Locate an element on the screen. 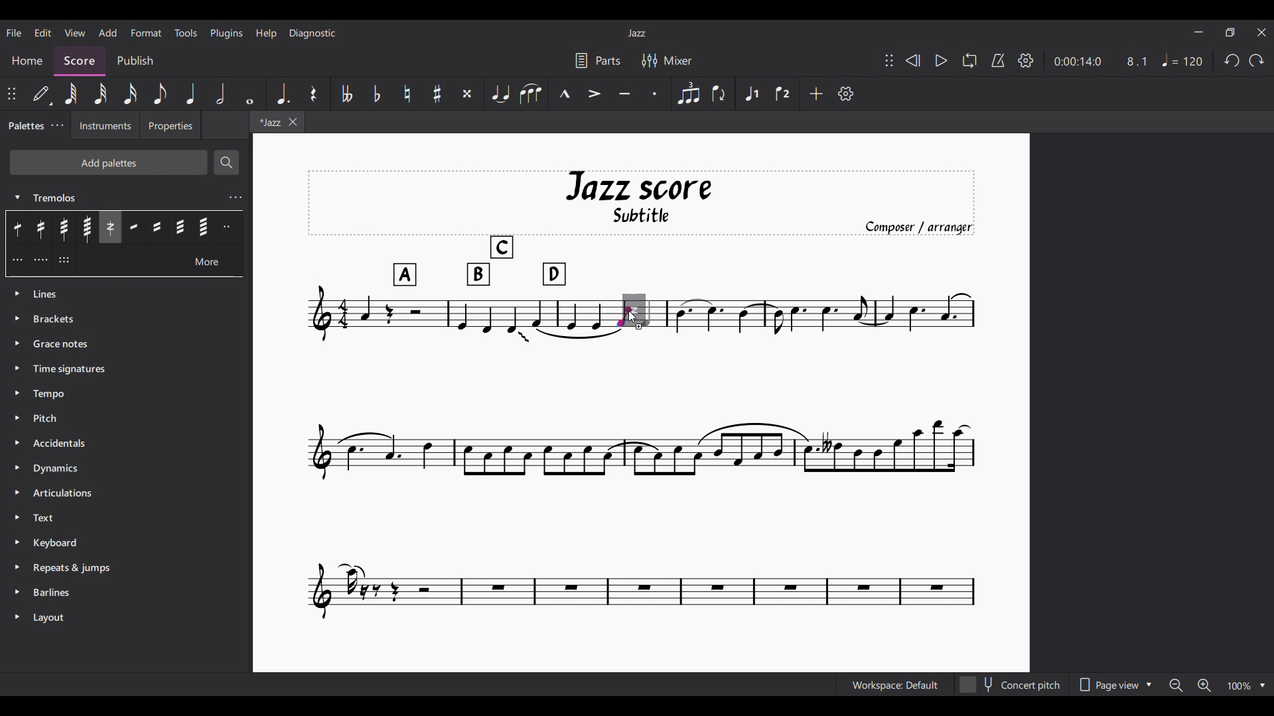 The image size is (1274, 716). Help is located at coordinates (267, 34).